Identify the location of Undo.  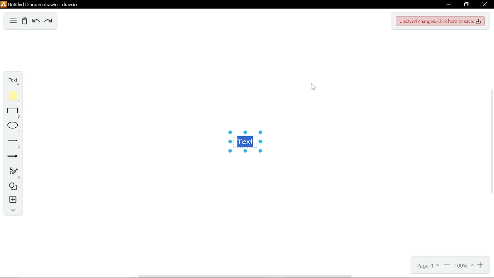
(36, 22).